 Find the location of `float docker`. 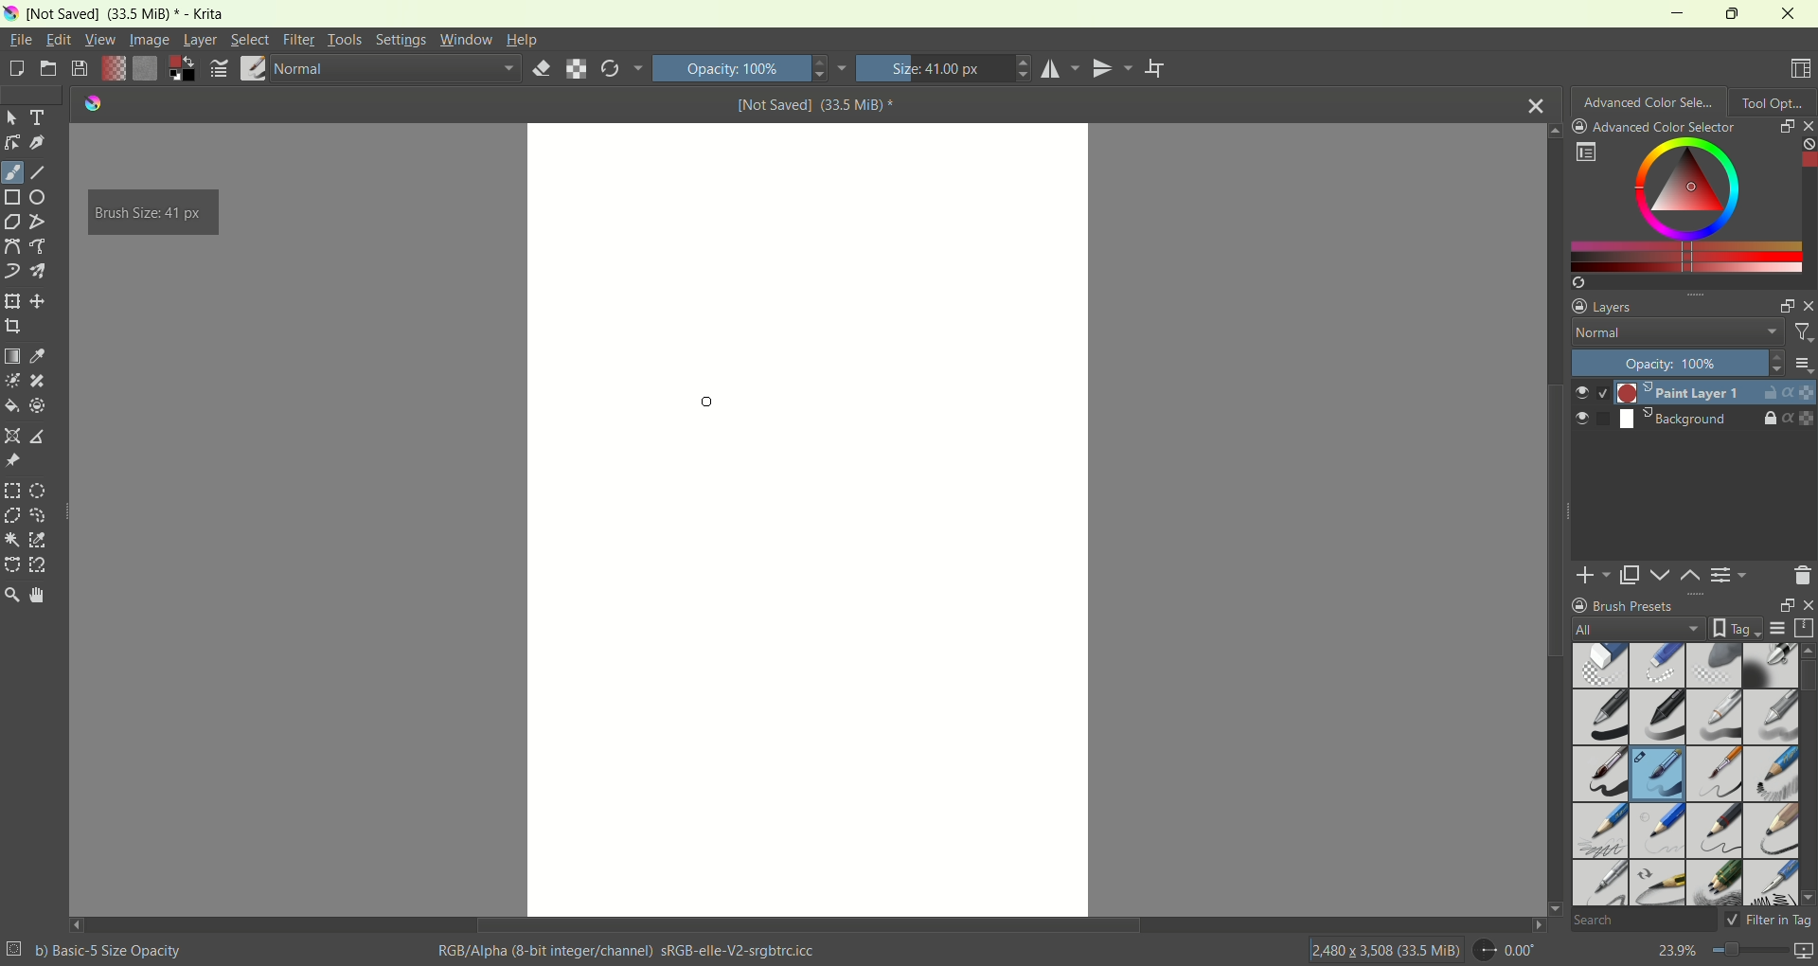

float docker is located at coordinates (1786, 125).